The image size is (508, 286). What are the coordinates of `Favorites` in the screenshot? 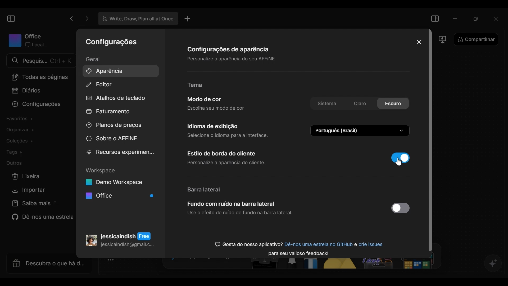 It's located at (21, 120).